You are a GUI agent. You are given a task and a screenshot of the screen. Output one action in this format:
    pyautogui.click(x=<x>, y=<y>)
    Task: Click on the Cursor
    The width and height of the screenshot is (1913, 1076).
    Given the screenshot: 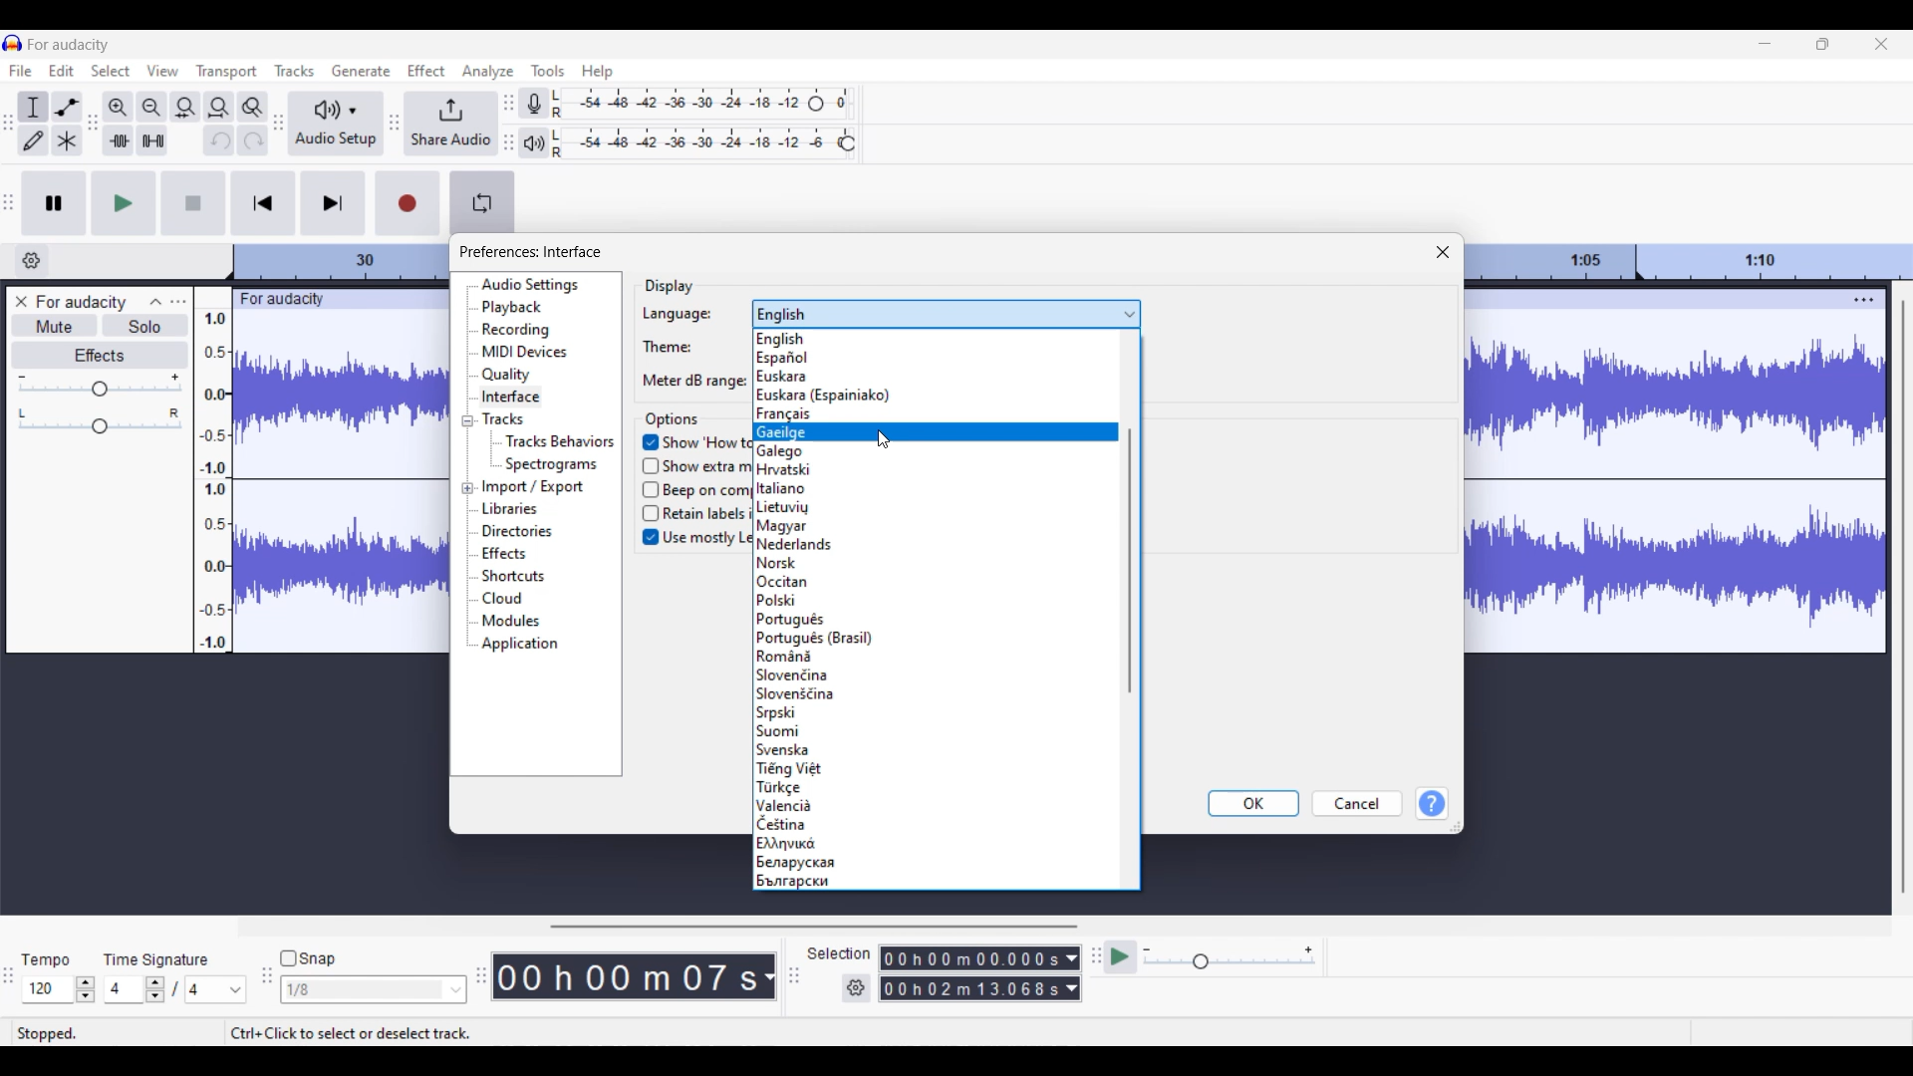 What is the action you would take?
    pyautogui.click(x=886, y=439)
    